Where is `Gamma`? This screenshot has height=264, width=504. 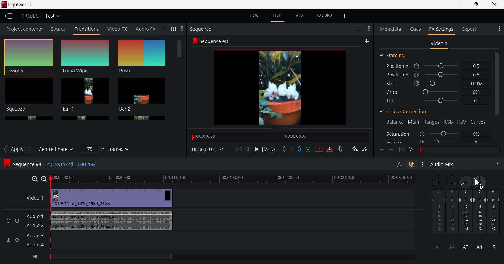
Gamma is located at coordinates (435, 141).